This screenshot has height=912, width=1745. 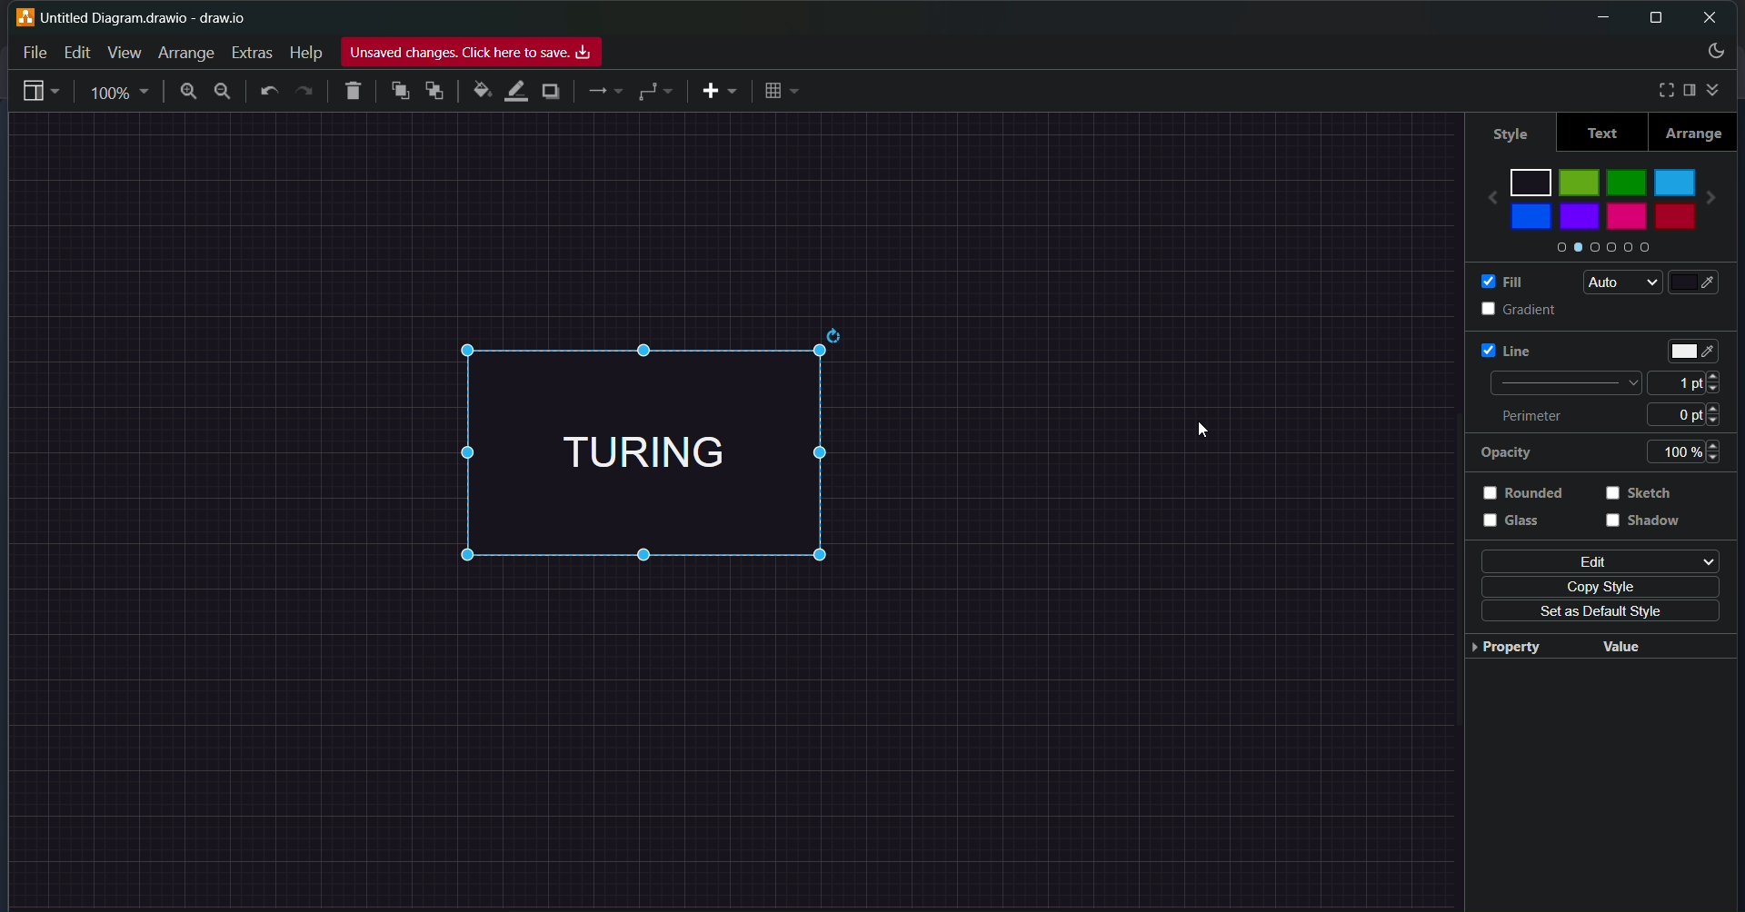 I want to click on set as default style, so click(x=1594, y=613).